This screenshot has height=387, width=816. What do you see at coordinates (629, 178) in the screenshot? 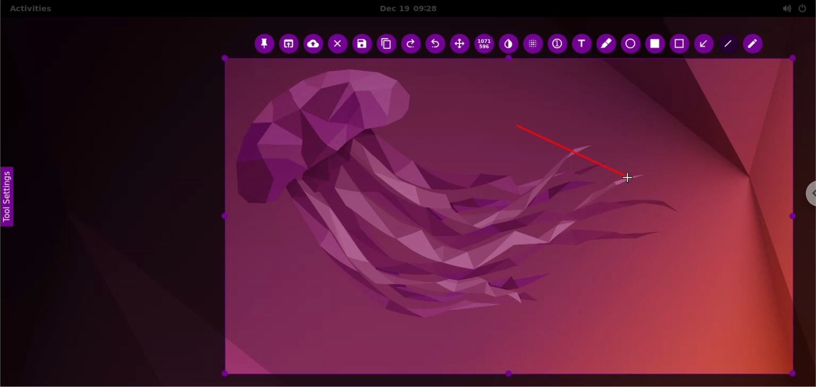
I see `cursor ` at bounding box center [629, 178].